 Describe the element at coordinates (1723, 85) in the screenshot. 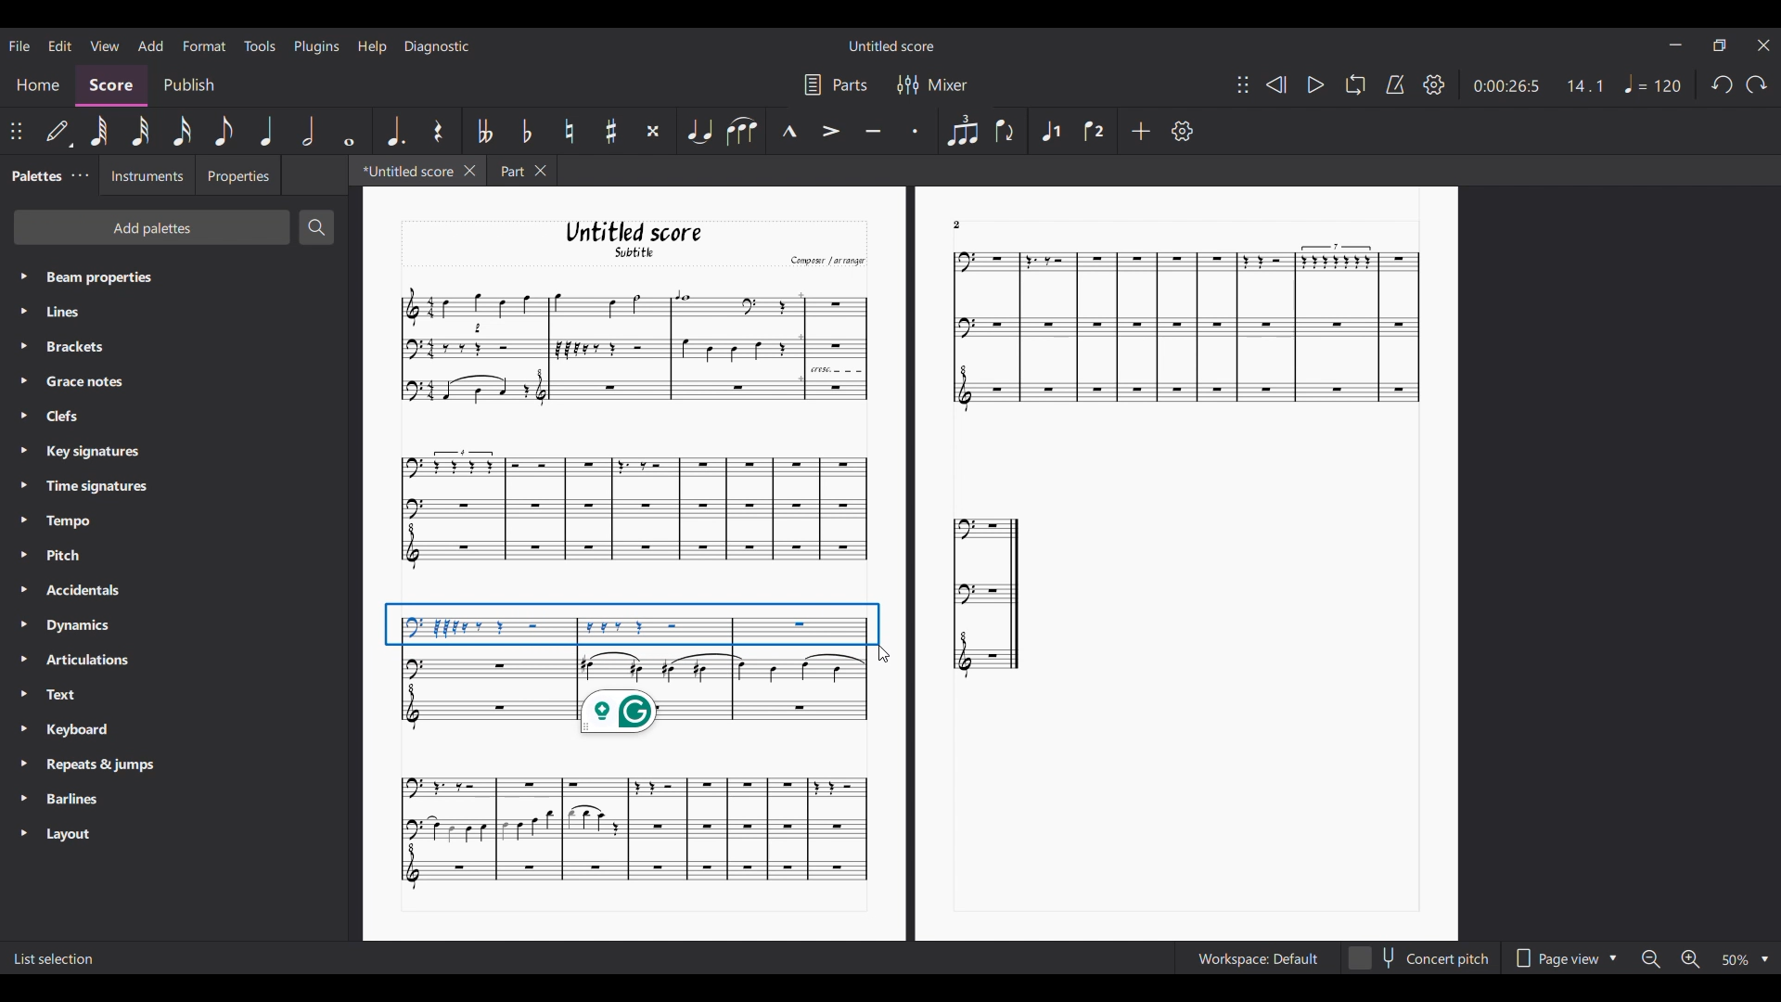

I see `Undo` at that location.